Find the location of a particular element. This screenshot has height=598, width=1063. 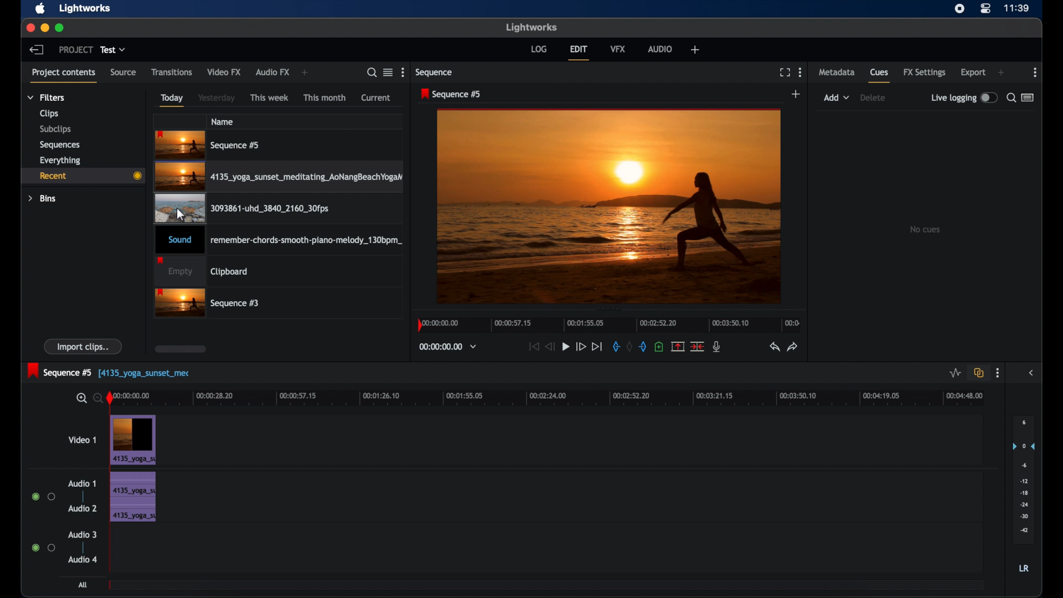

bins is located at coordinates (43, 199).